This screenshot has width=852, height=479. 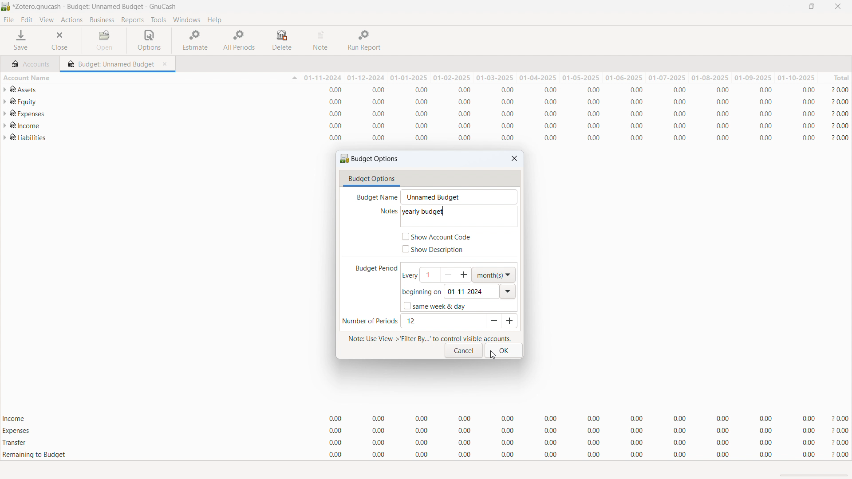 What do you see at coordinates (5, 125) in the screenshot?
I see `expand subaccounts` at bounding box center [5, 125].